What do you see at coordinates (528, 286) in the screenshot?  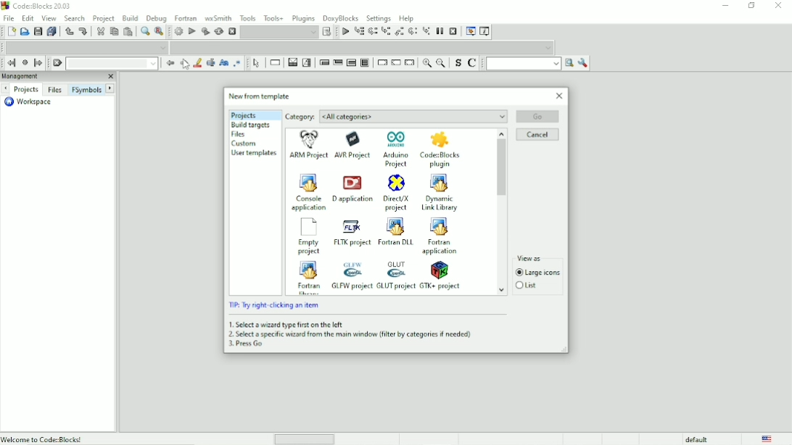 I see `List` at bounding box center [528, 286].